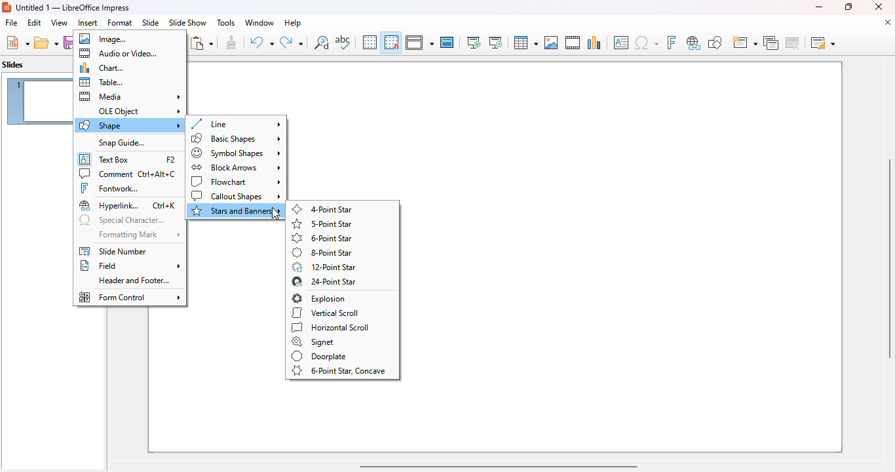 Image resolution: width=895 pixels, height=472 pixels. Describe the element at coordinates (292, 43) in the screenshot. I see `redo` at that location.